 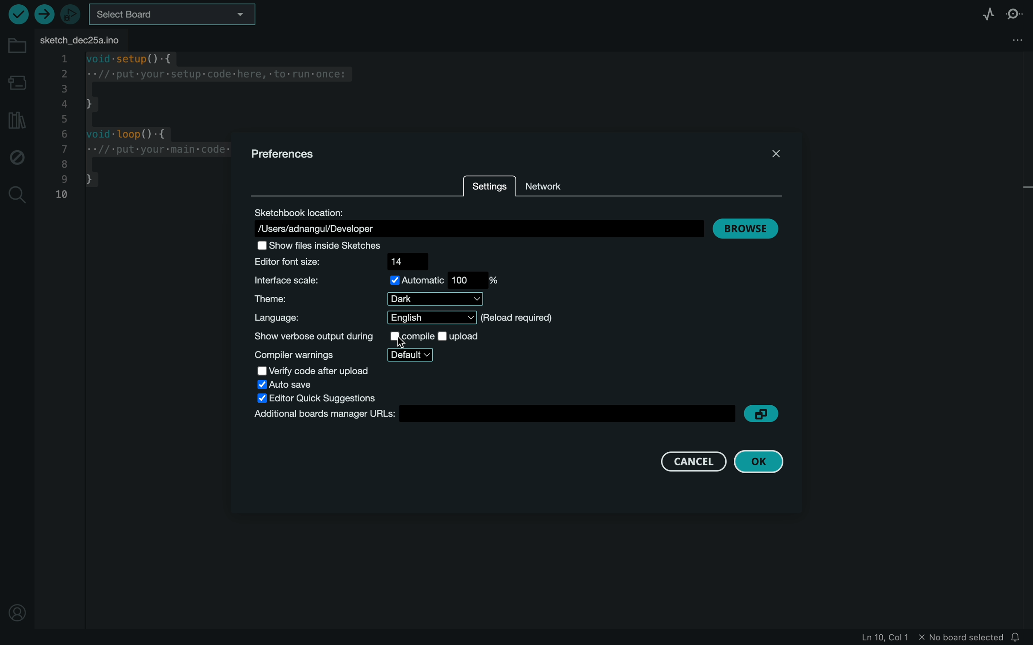 What do you see at coordinates (322, 371) in the screenshot?
I see `verify  code` at bounding box center [322, 371].